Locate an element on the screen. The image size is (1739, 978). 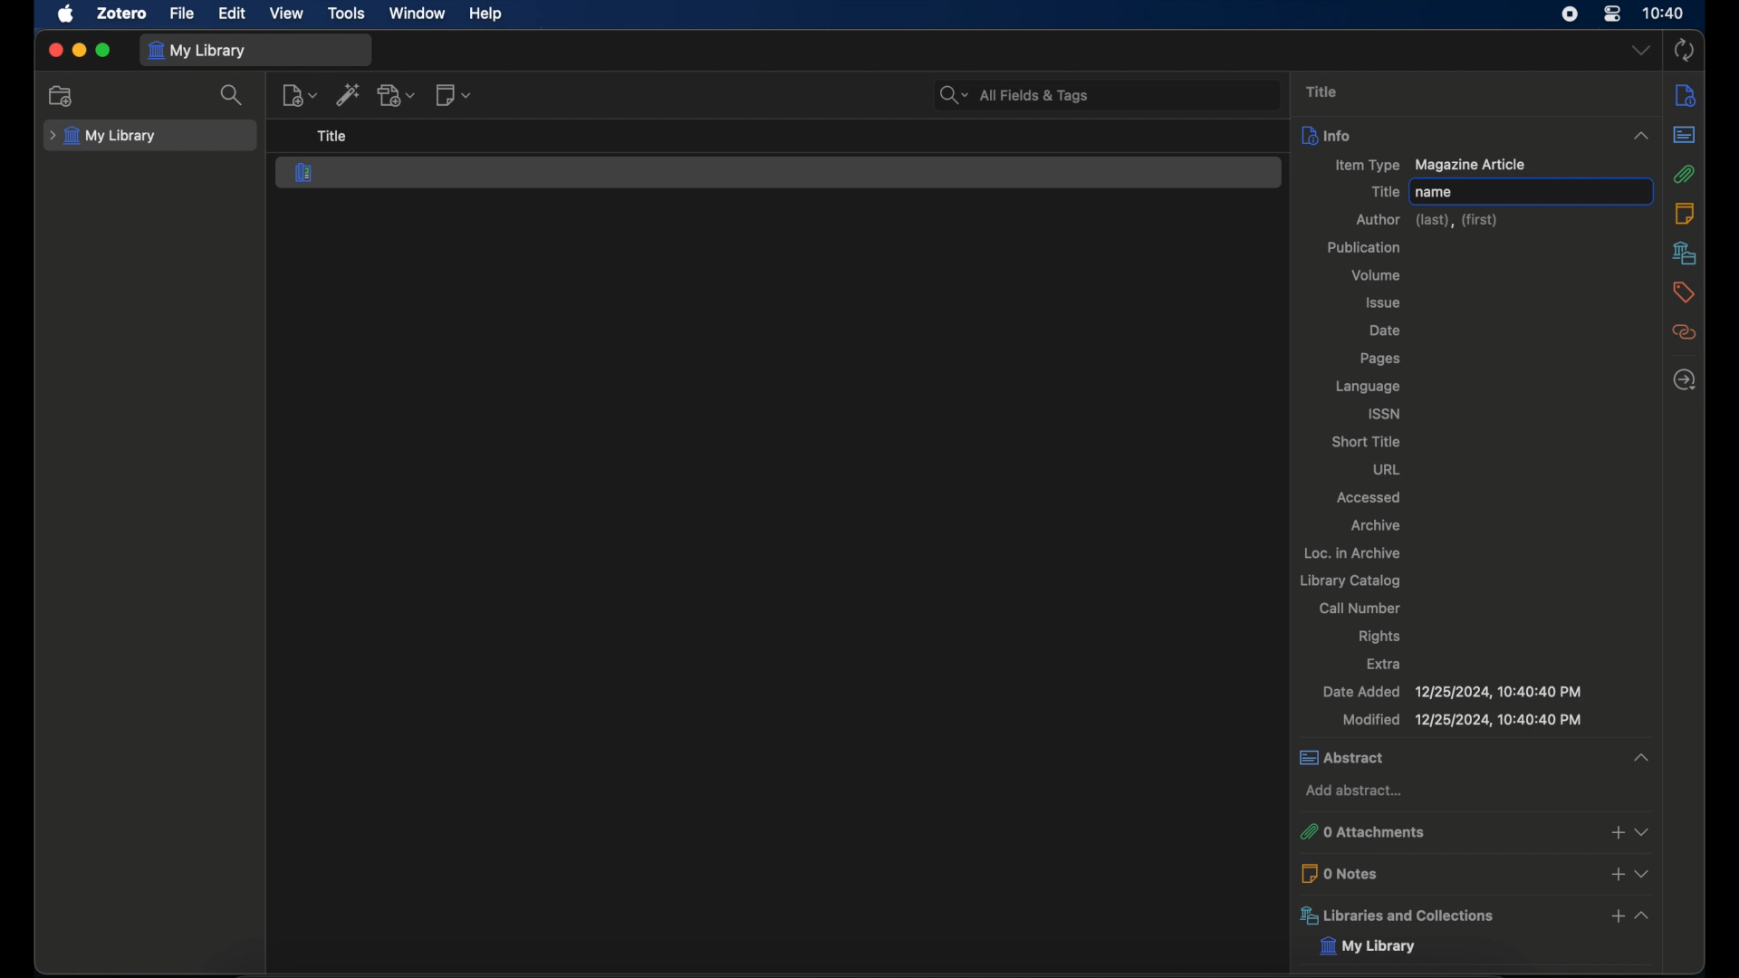
minimize is located at coordinates (78, 51).